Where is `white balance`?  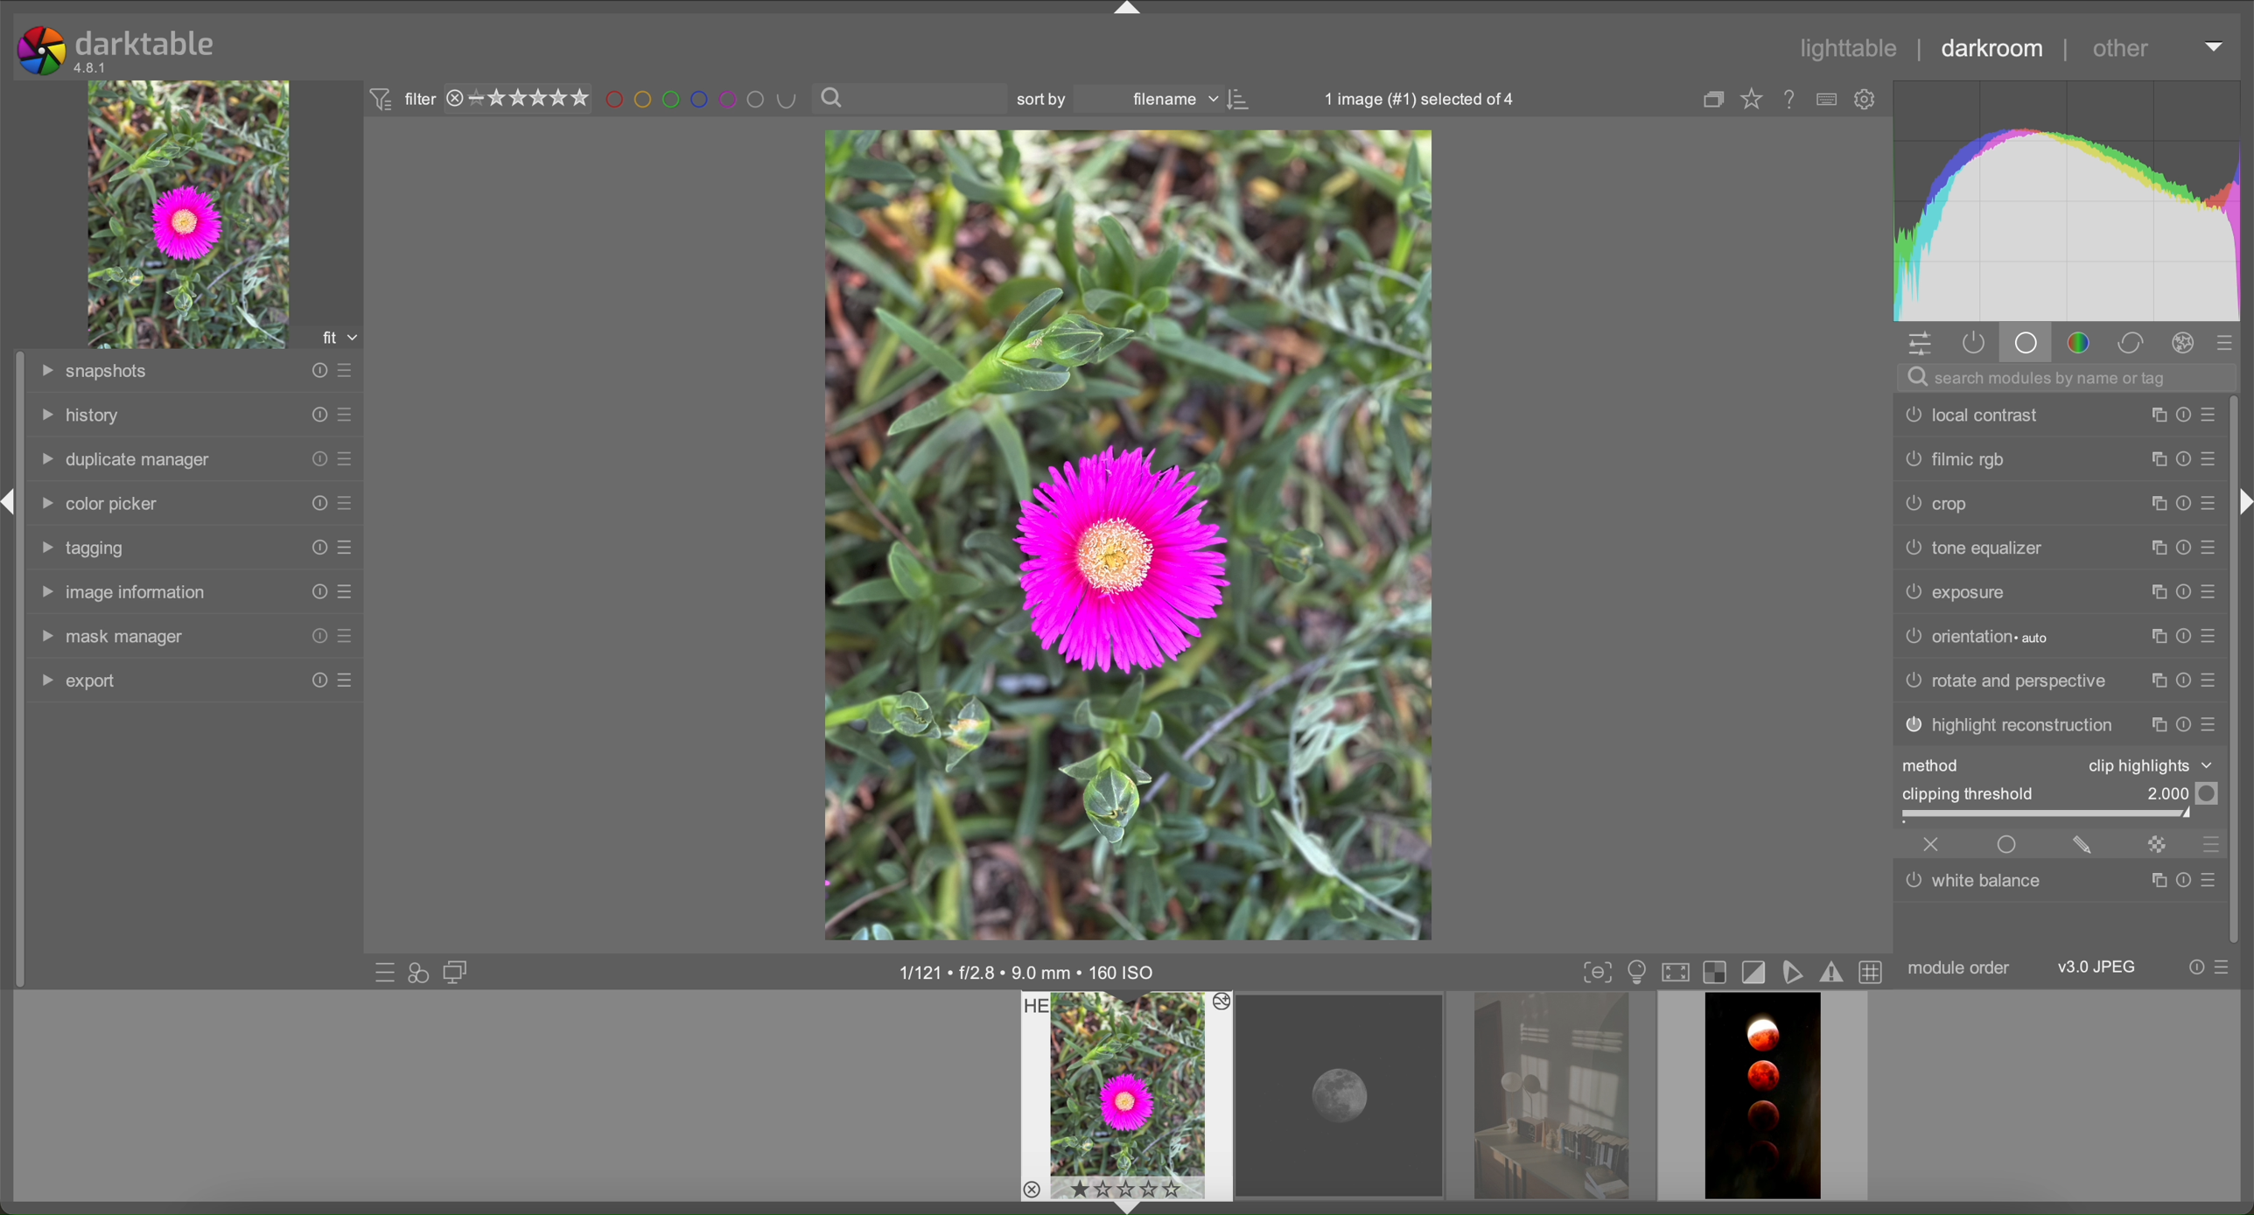
white balance is located at coordinates (1977, 886).